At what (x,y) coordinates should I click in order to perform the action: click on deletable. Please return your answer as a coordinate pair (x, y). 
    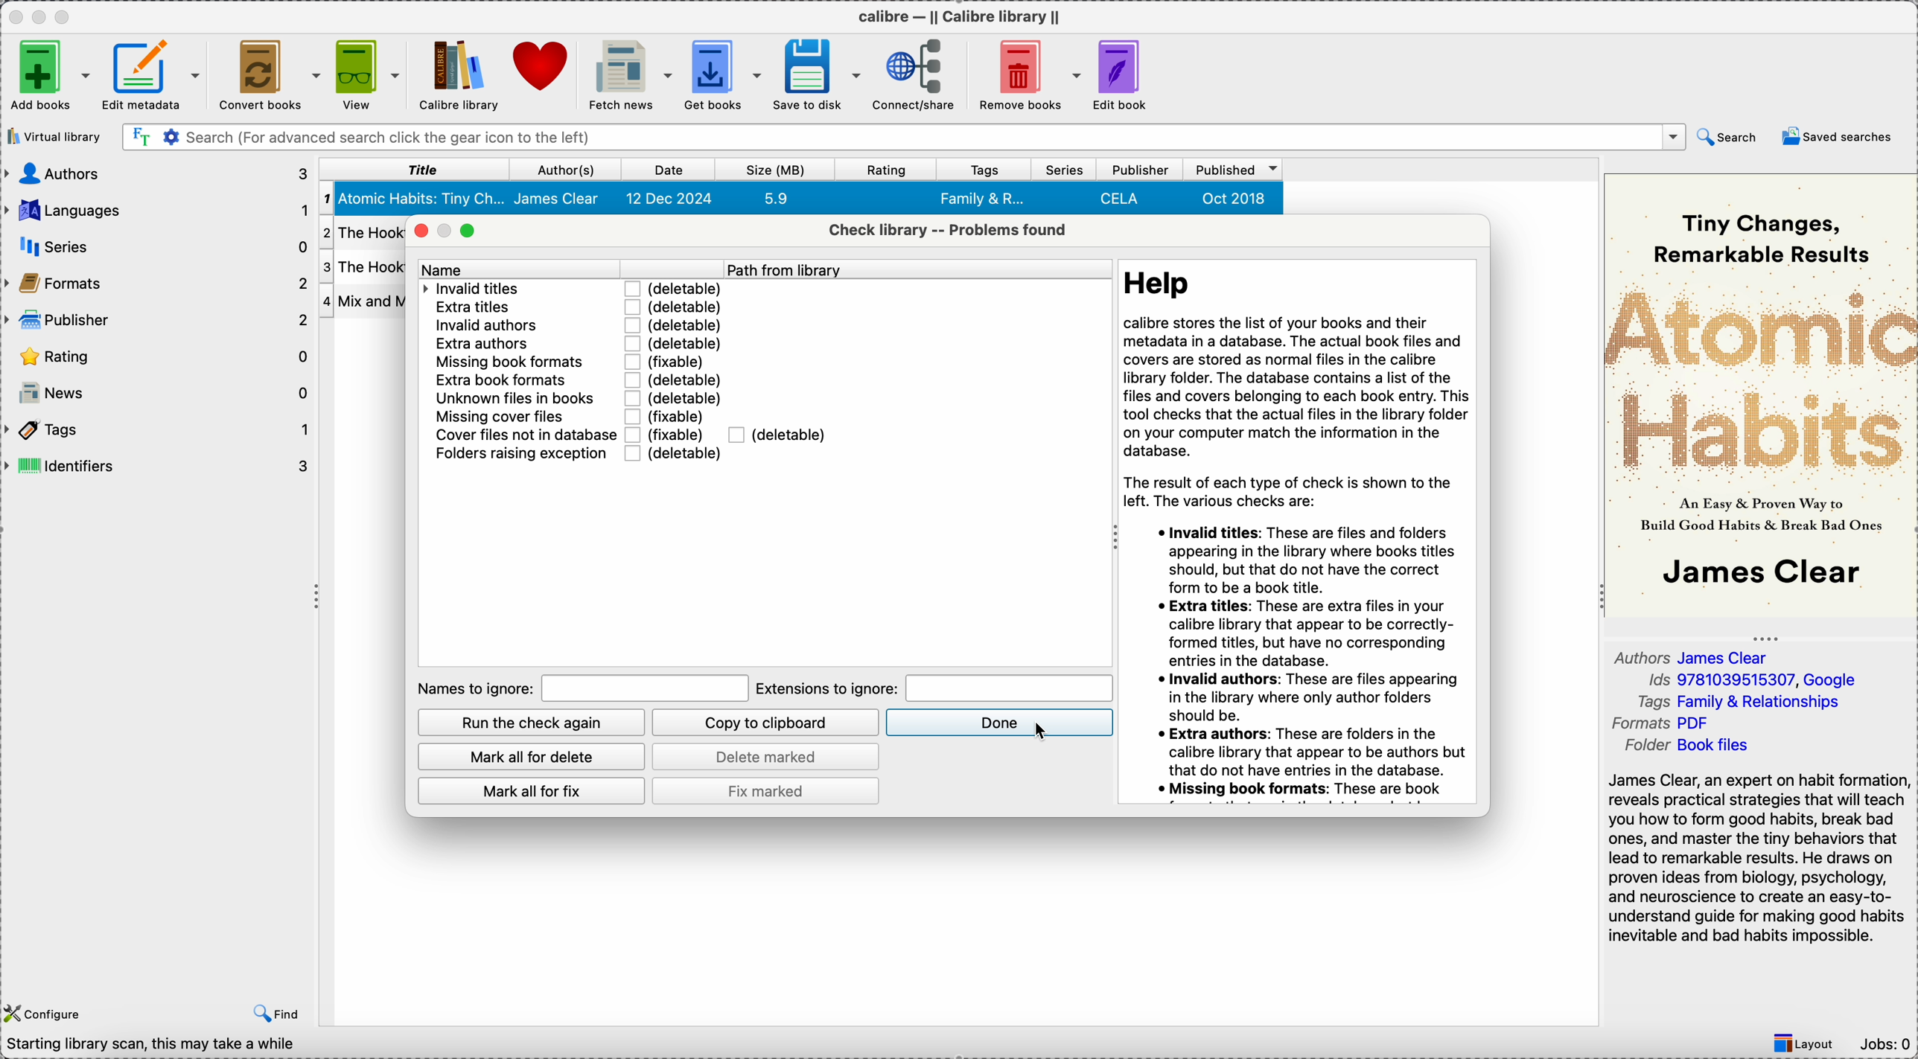
    Looking at the image, I should click on (676, 454).